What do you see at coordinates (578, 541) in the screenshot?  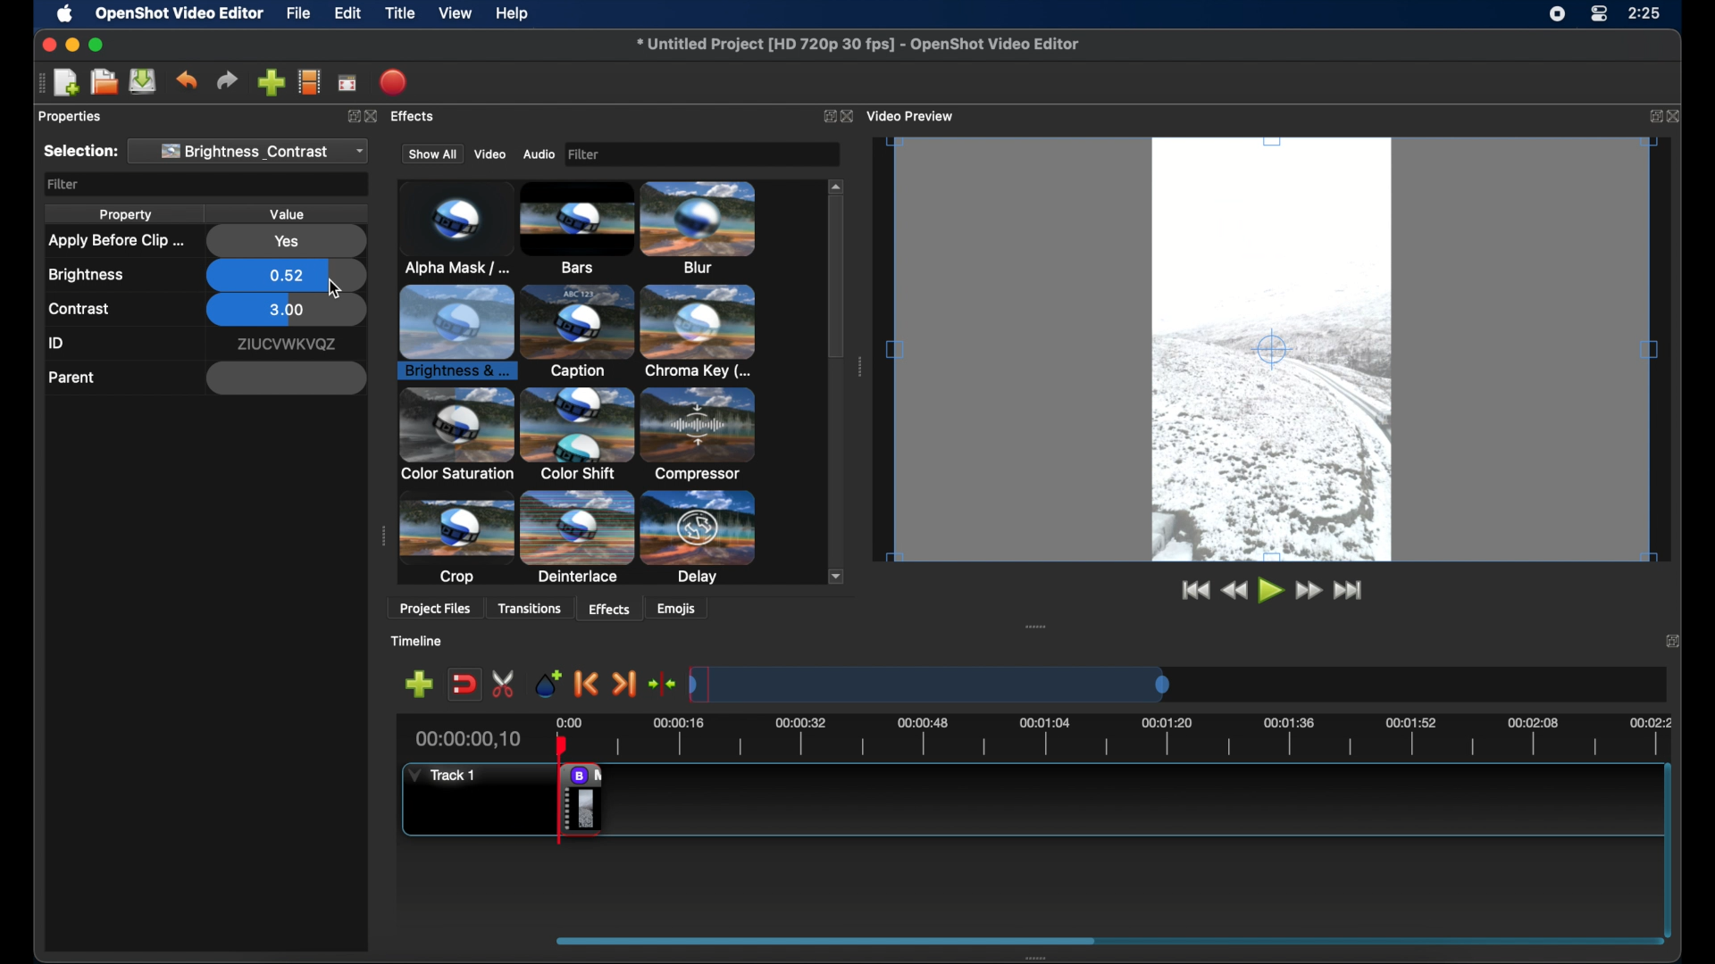 I see `expander` at bounding box center [578, 541].